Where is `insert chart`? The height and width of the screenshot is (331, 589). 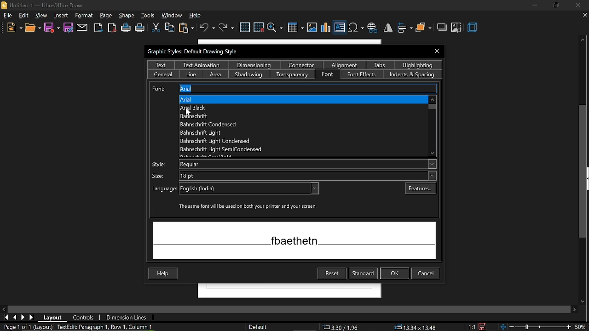 insert chart is located at coordinates (326, 28).